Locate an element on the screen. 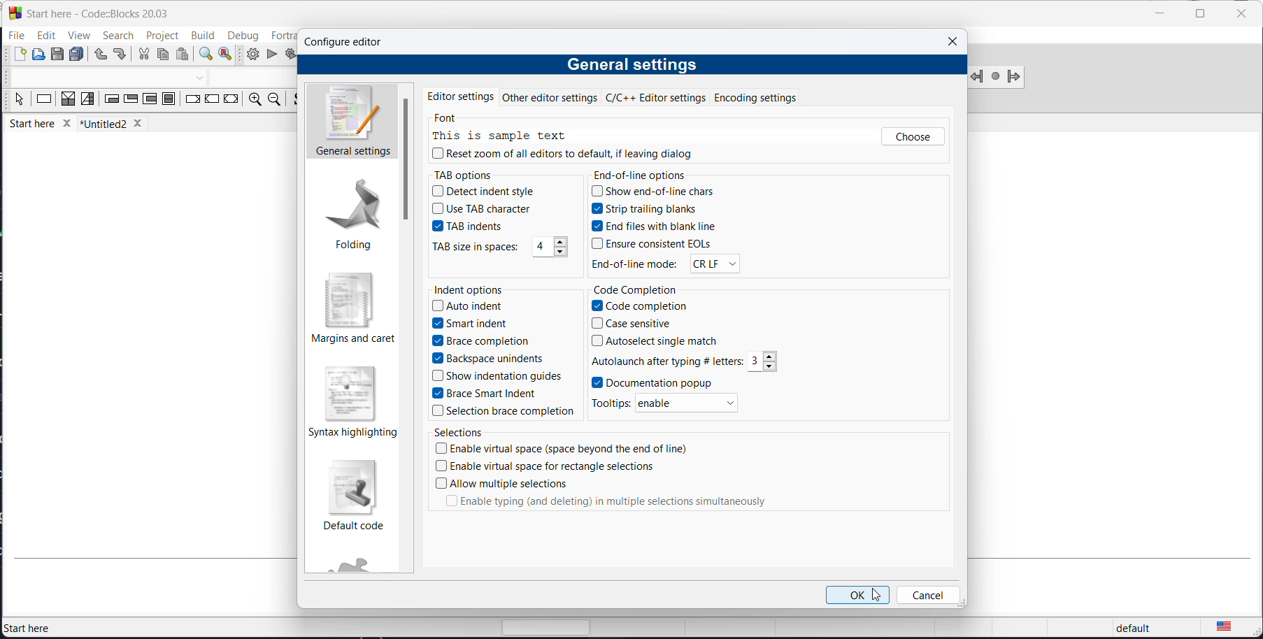 Image resolution: width=1263 pixels, height=639 pixels. tab space size is located at coordinates (537, 245).